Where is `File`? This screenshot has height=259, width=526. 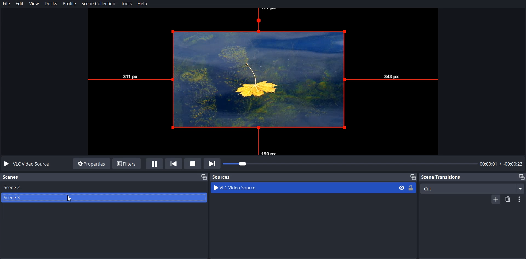
File is located at coordinates (7, 4).